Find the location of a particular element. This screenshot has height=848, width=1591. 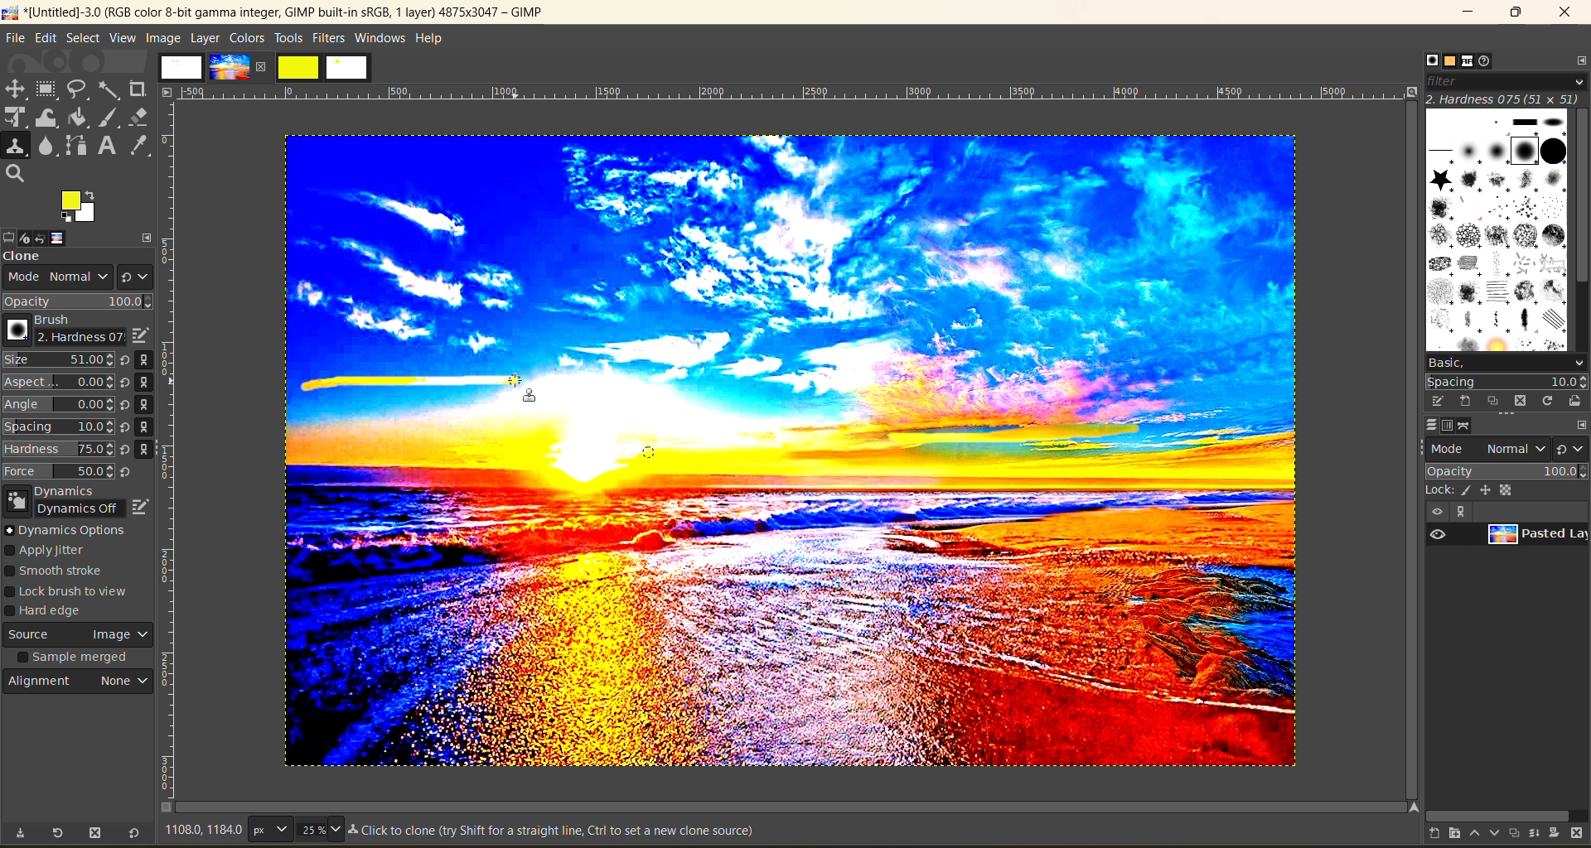

ruler is located at coordinates (173, 453).